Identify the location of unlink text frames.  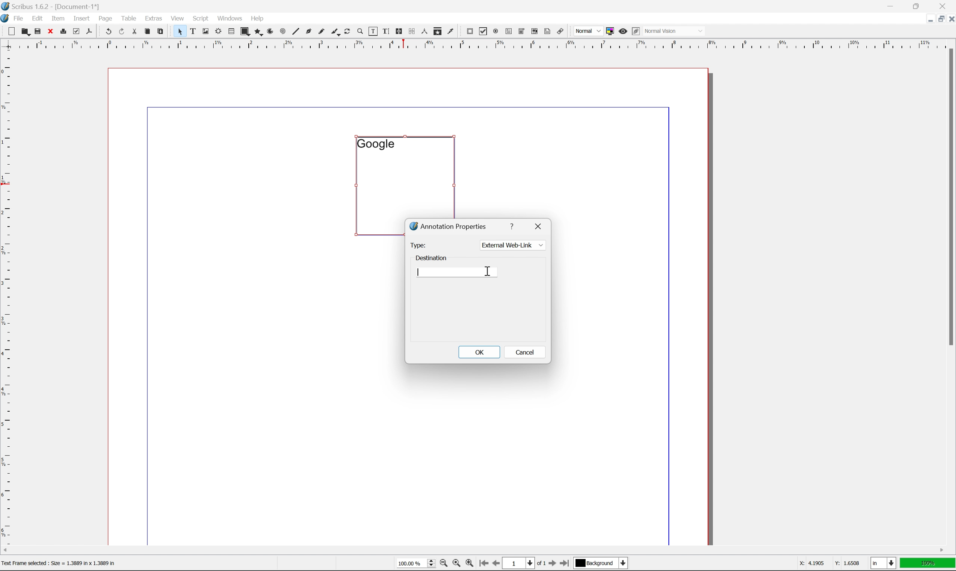
(410, 31).